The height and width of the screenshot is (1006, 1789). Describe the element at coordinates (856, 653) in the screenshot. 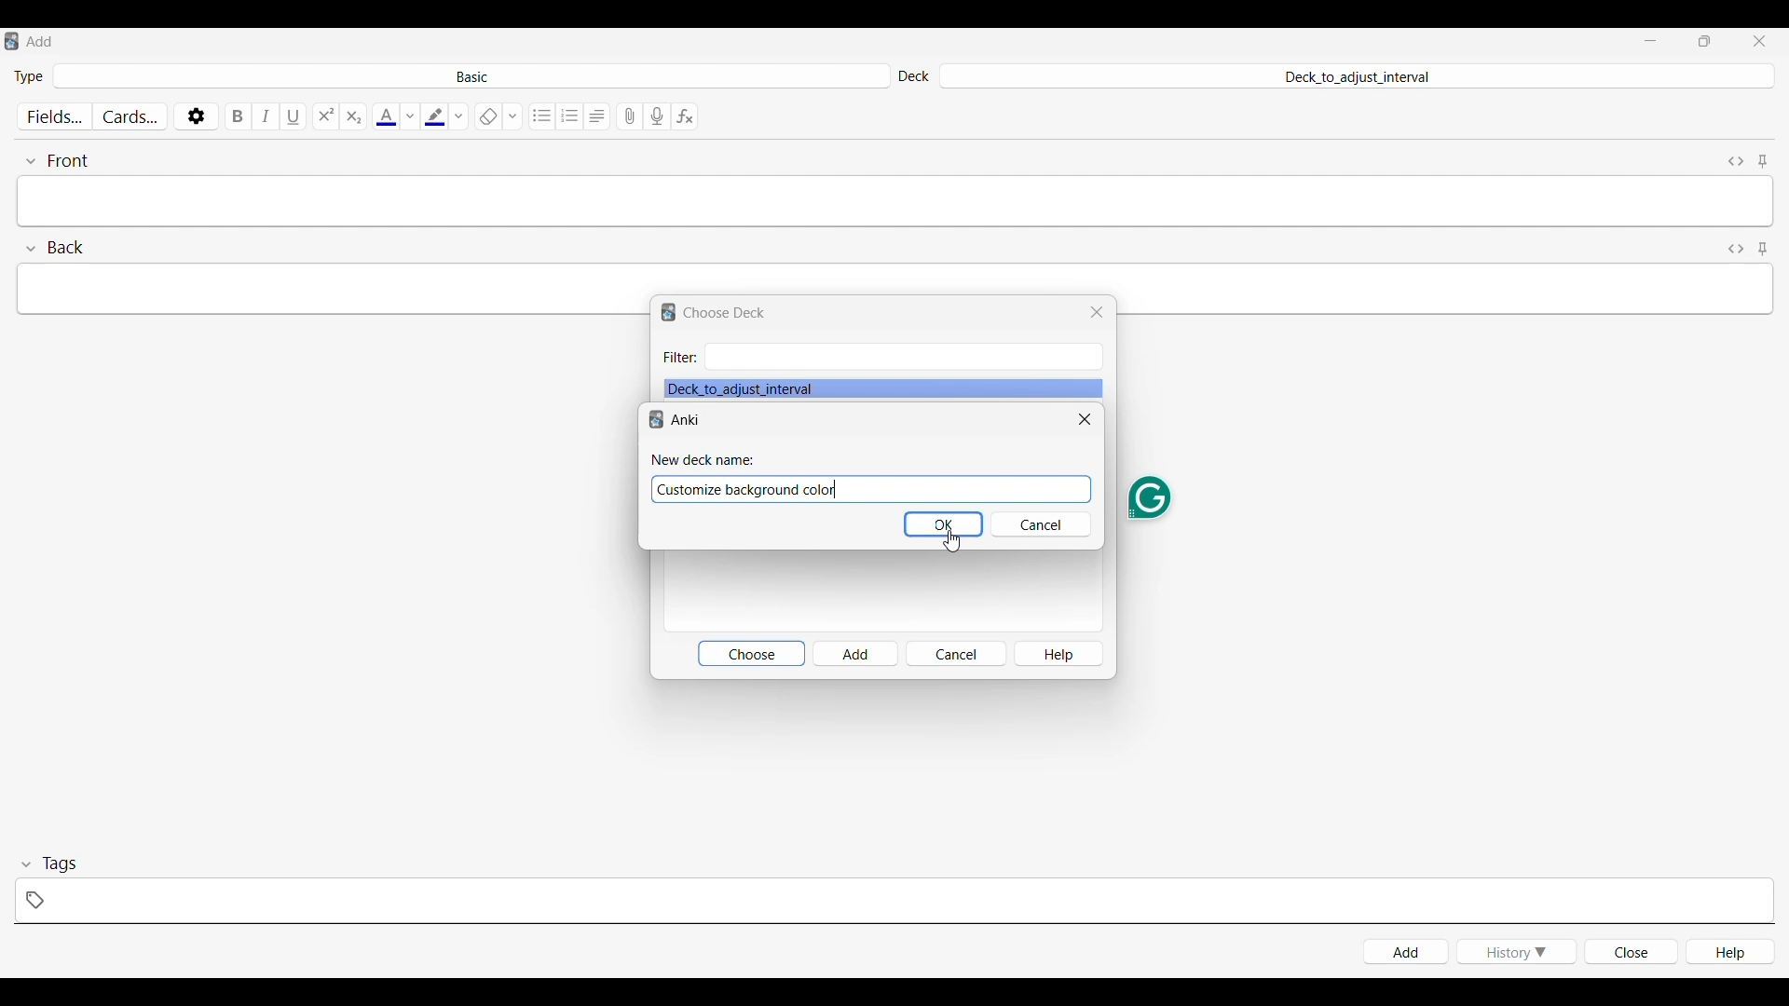

I see `Add` at that location.